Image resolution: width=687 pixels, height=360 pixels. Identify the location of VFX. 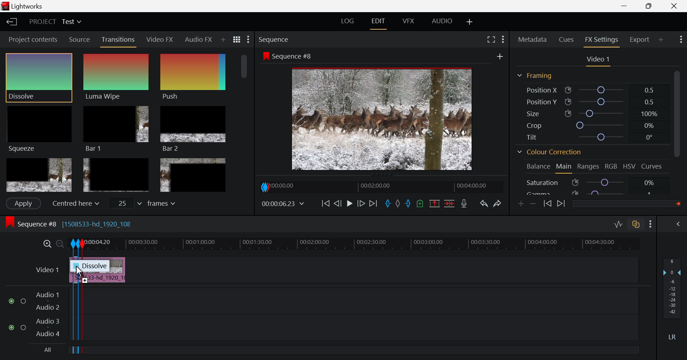
(409, 21).